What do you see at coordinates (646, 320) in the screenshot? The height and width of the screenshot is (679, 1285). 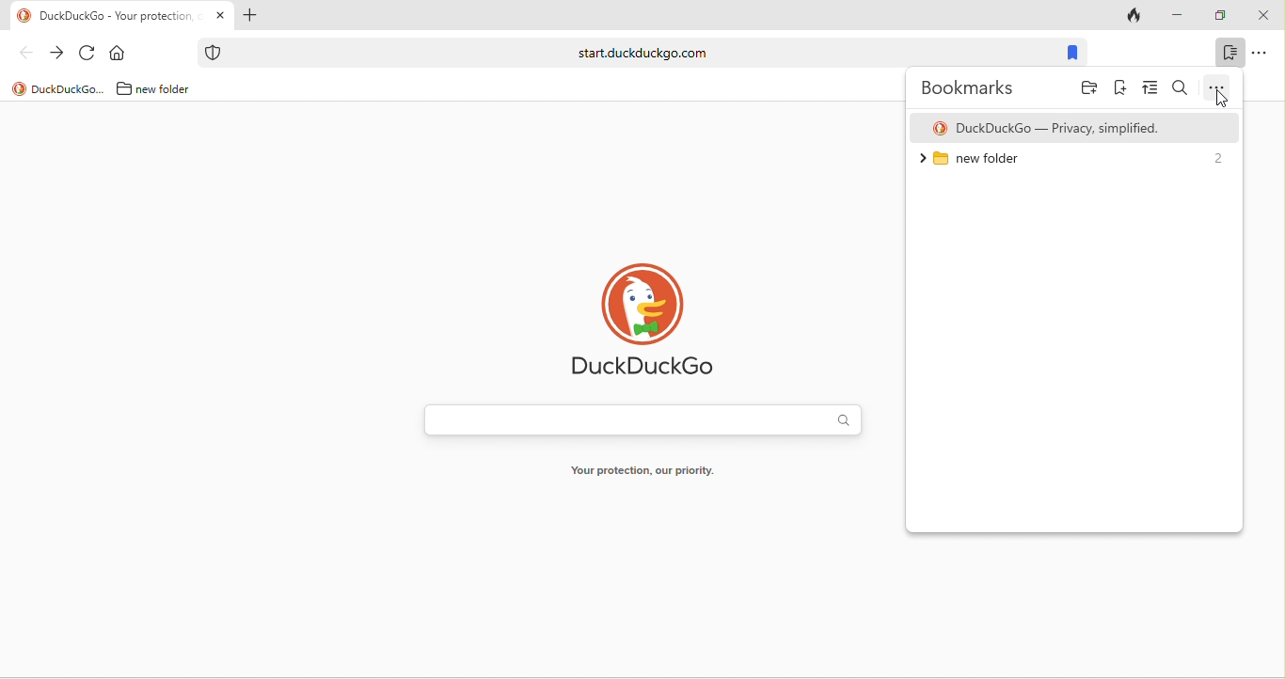 I see `duck duck go logo` at bounding box center [646, 320].